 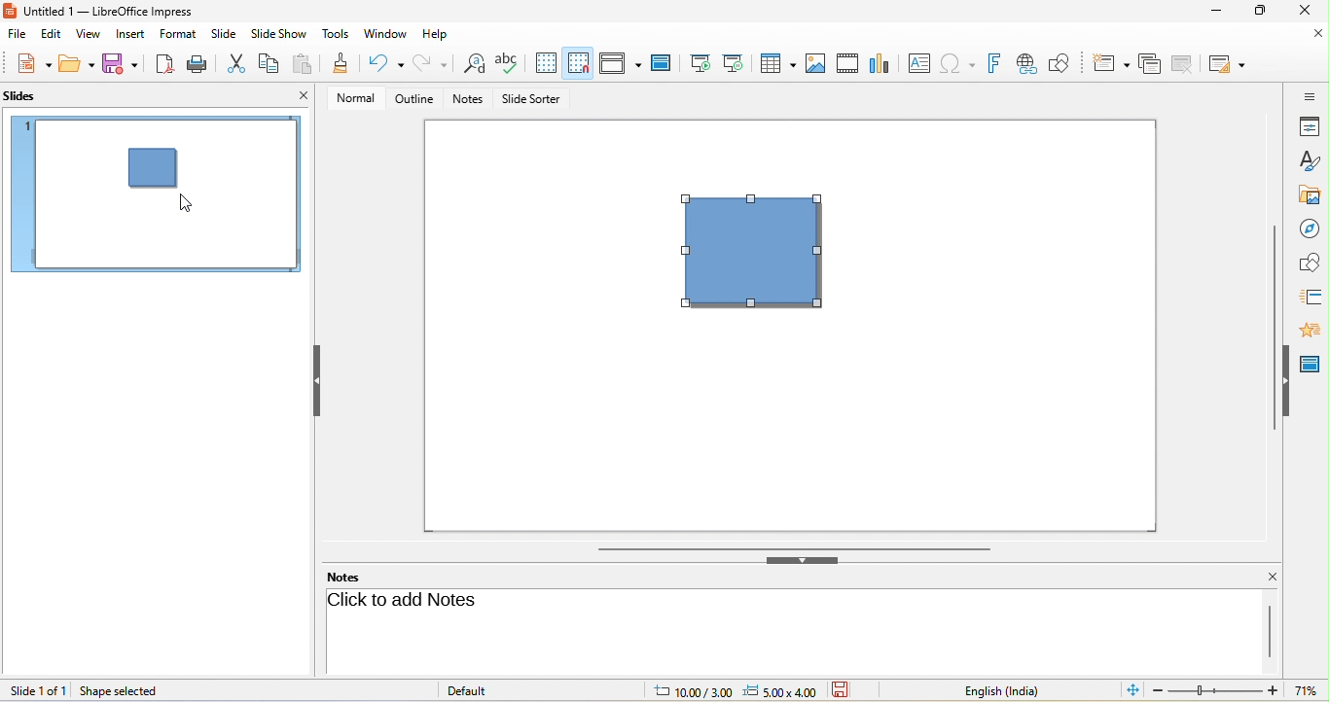 I want to click on Default, so click(x=483, y=690).